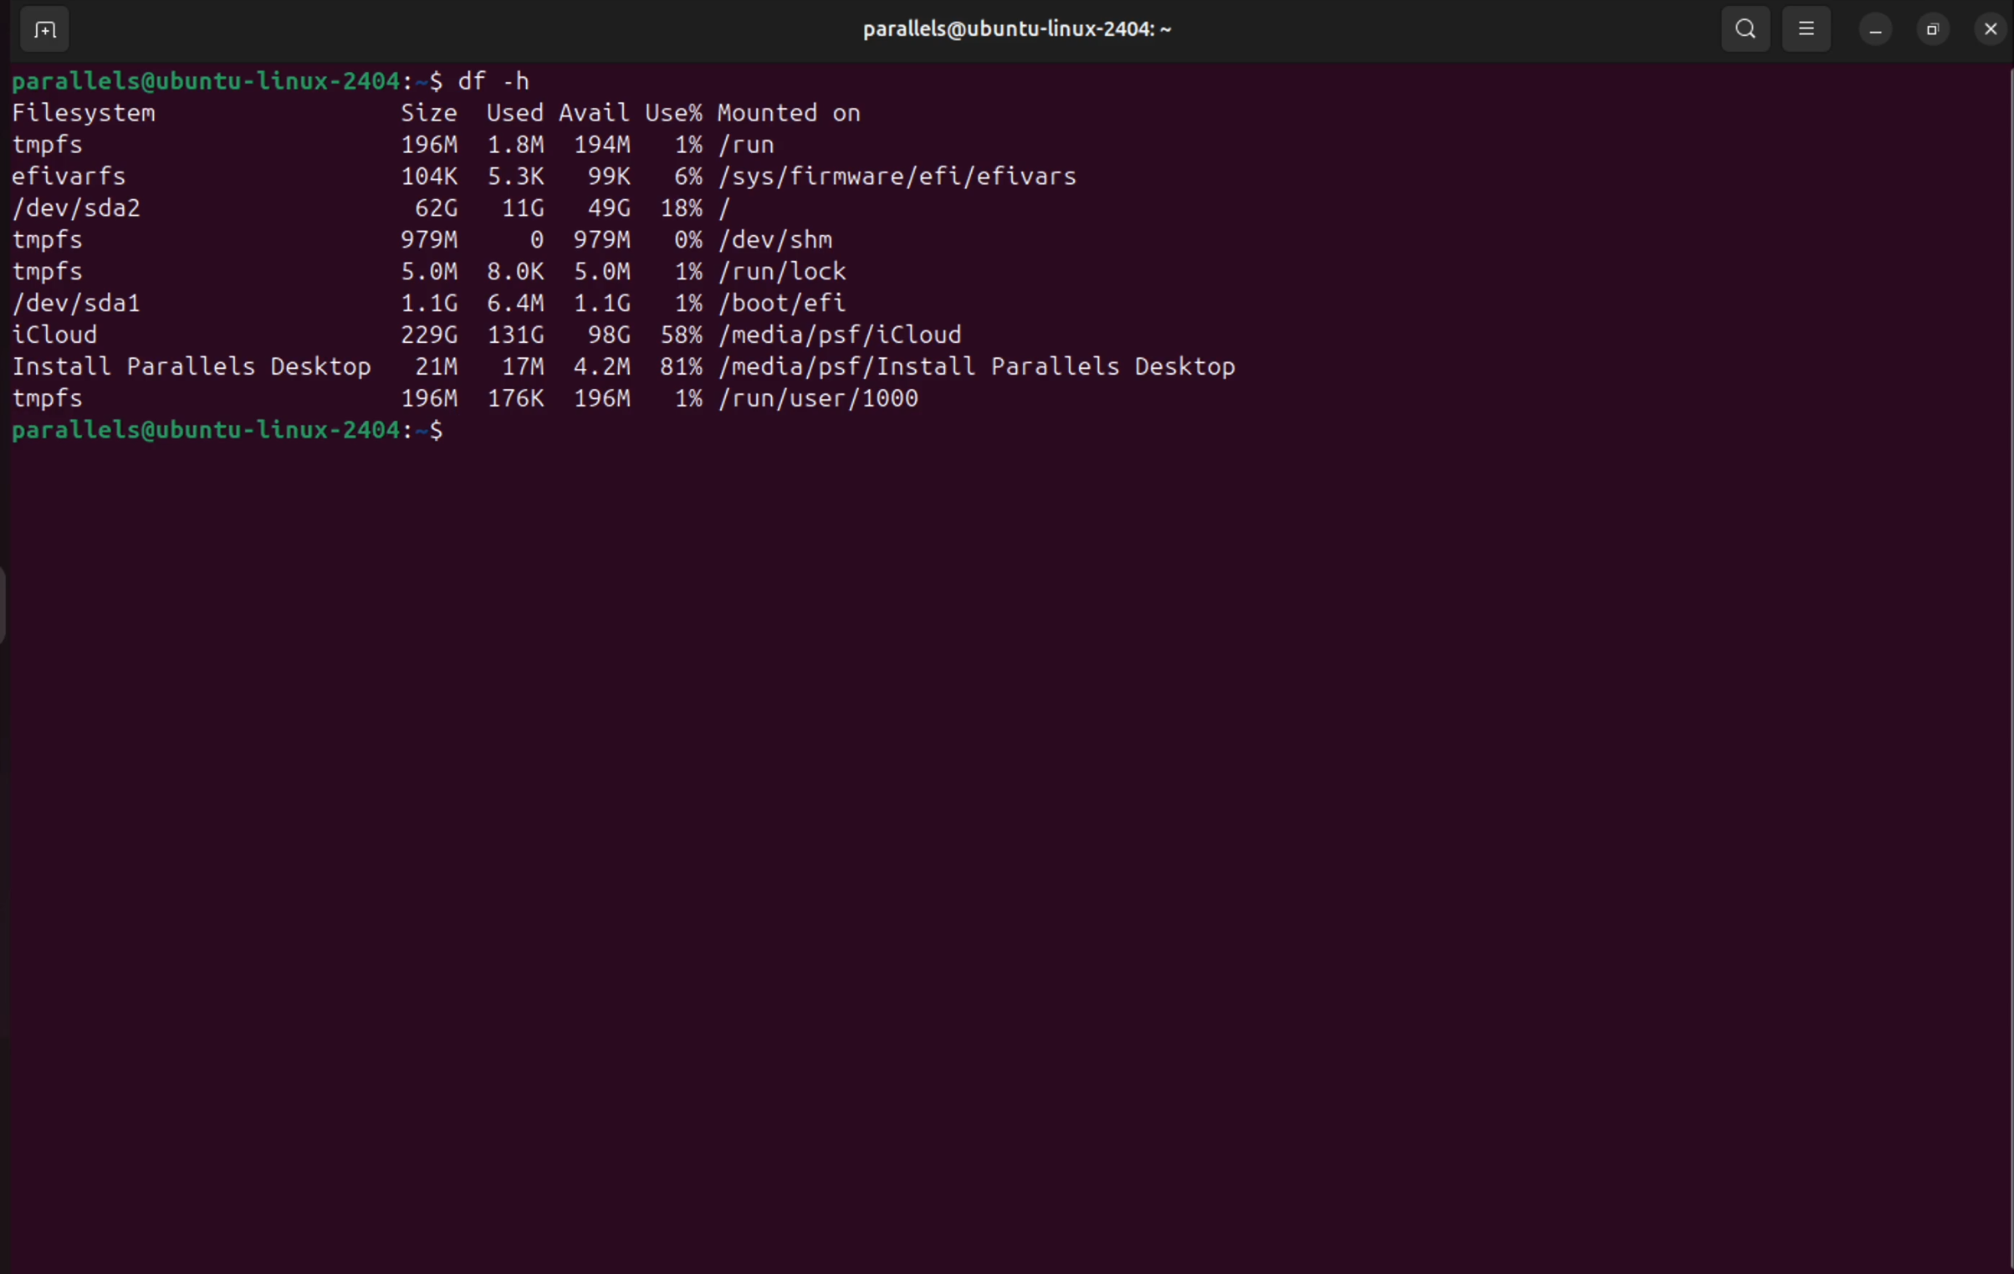 This screenshot has width=2014, height=1274. Describe the element at coordinates (672, 110) in the screenshot. I see `use%` at that location.